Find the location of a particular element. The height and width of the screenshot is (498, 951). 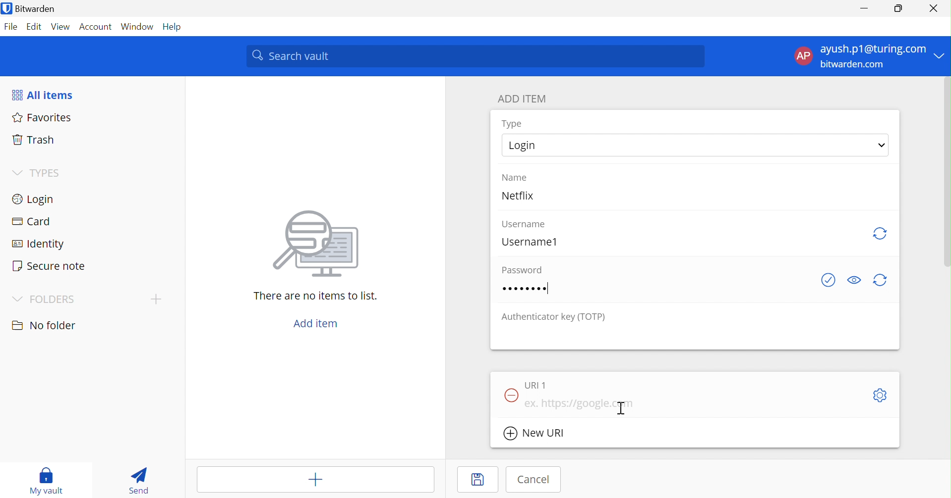

Cancel is located at coordinates (534, 480).